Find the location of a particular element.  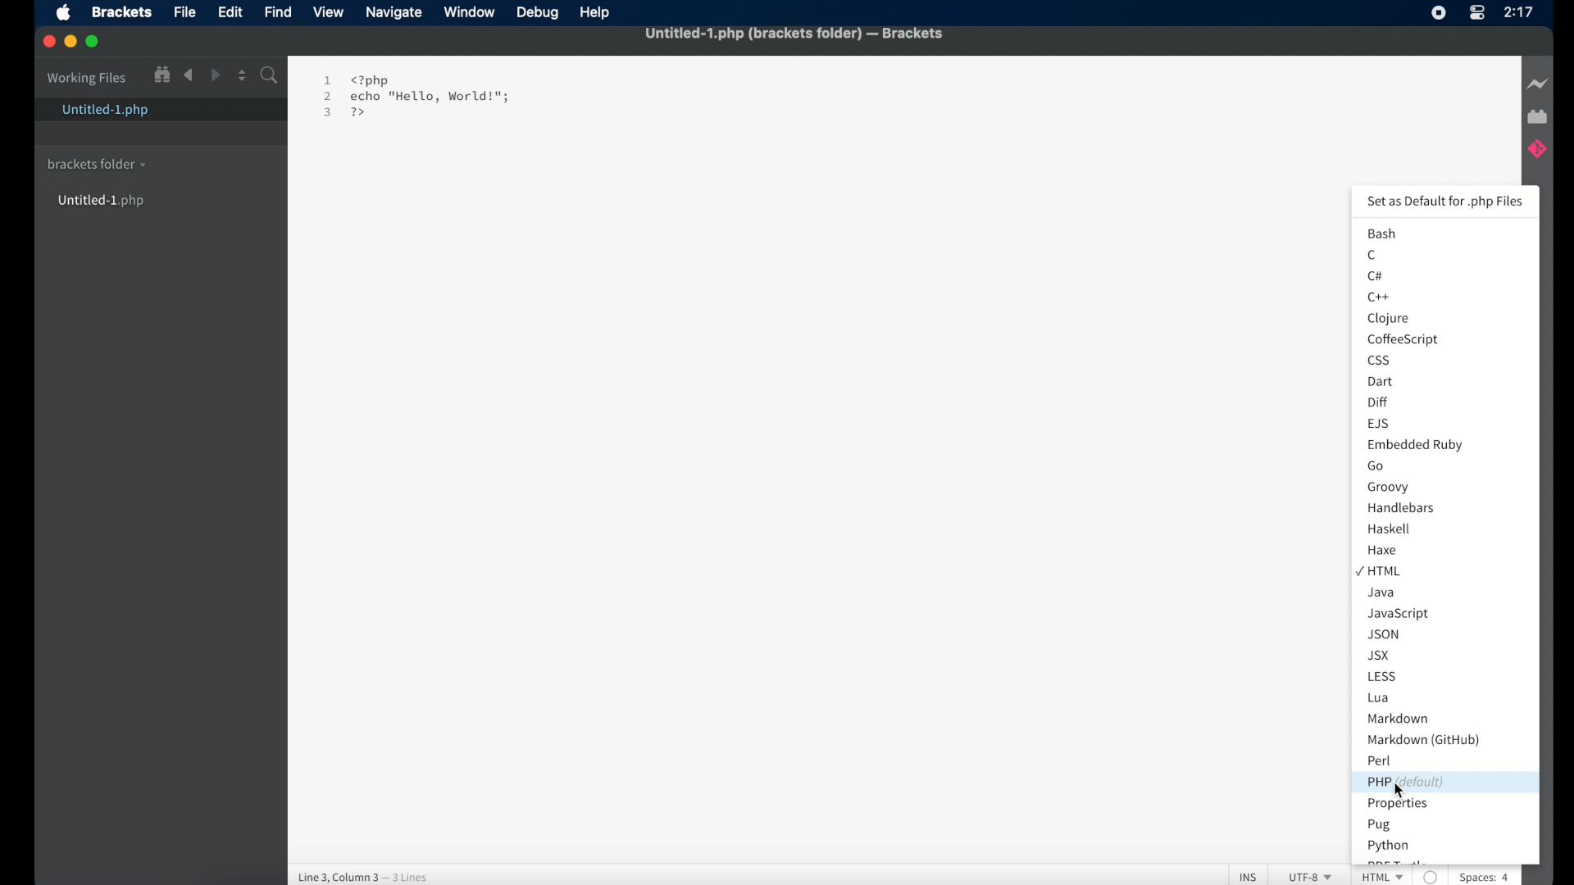

diff is located at coordinates (1380, 403).